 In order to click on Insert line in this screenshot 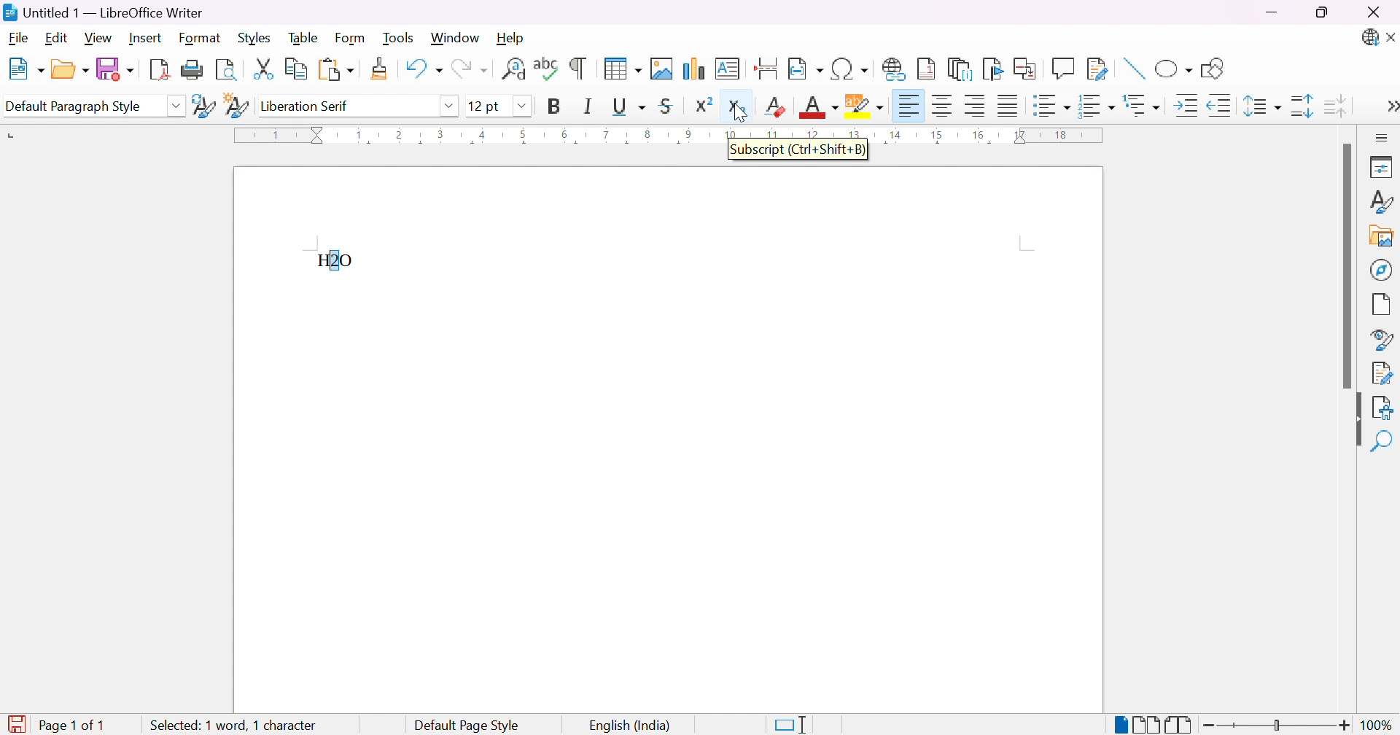, I will do `click(1132, 70)`.